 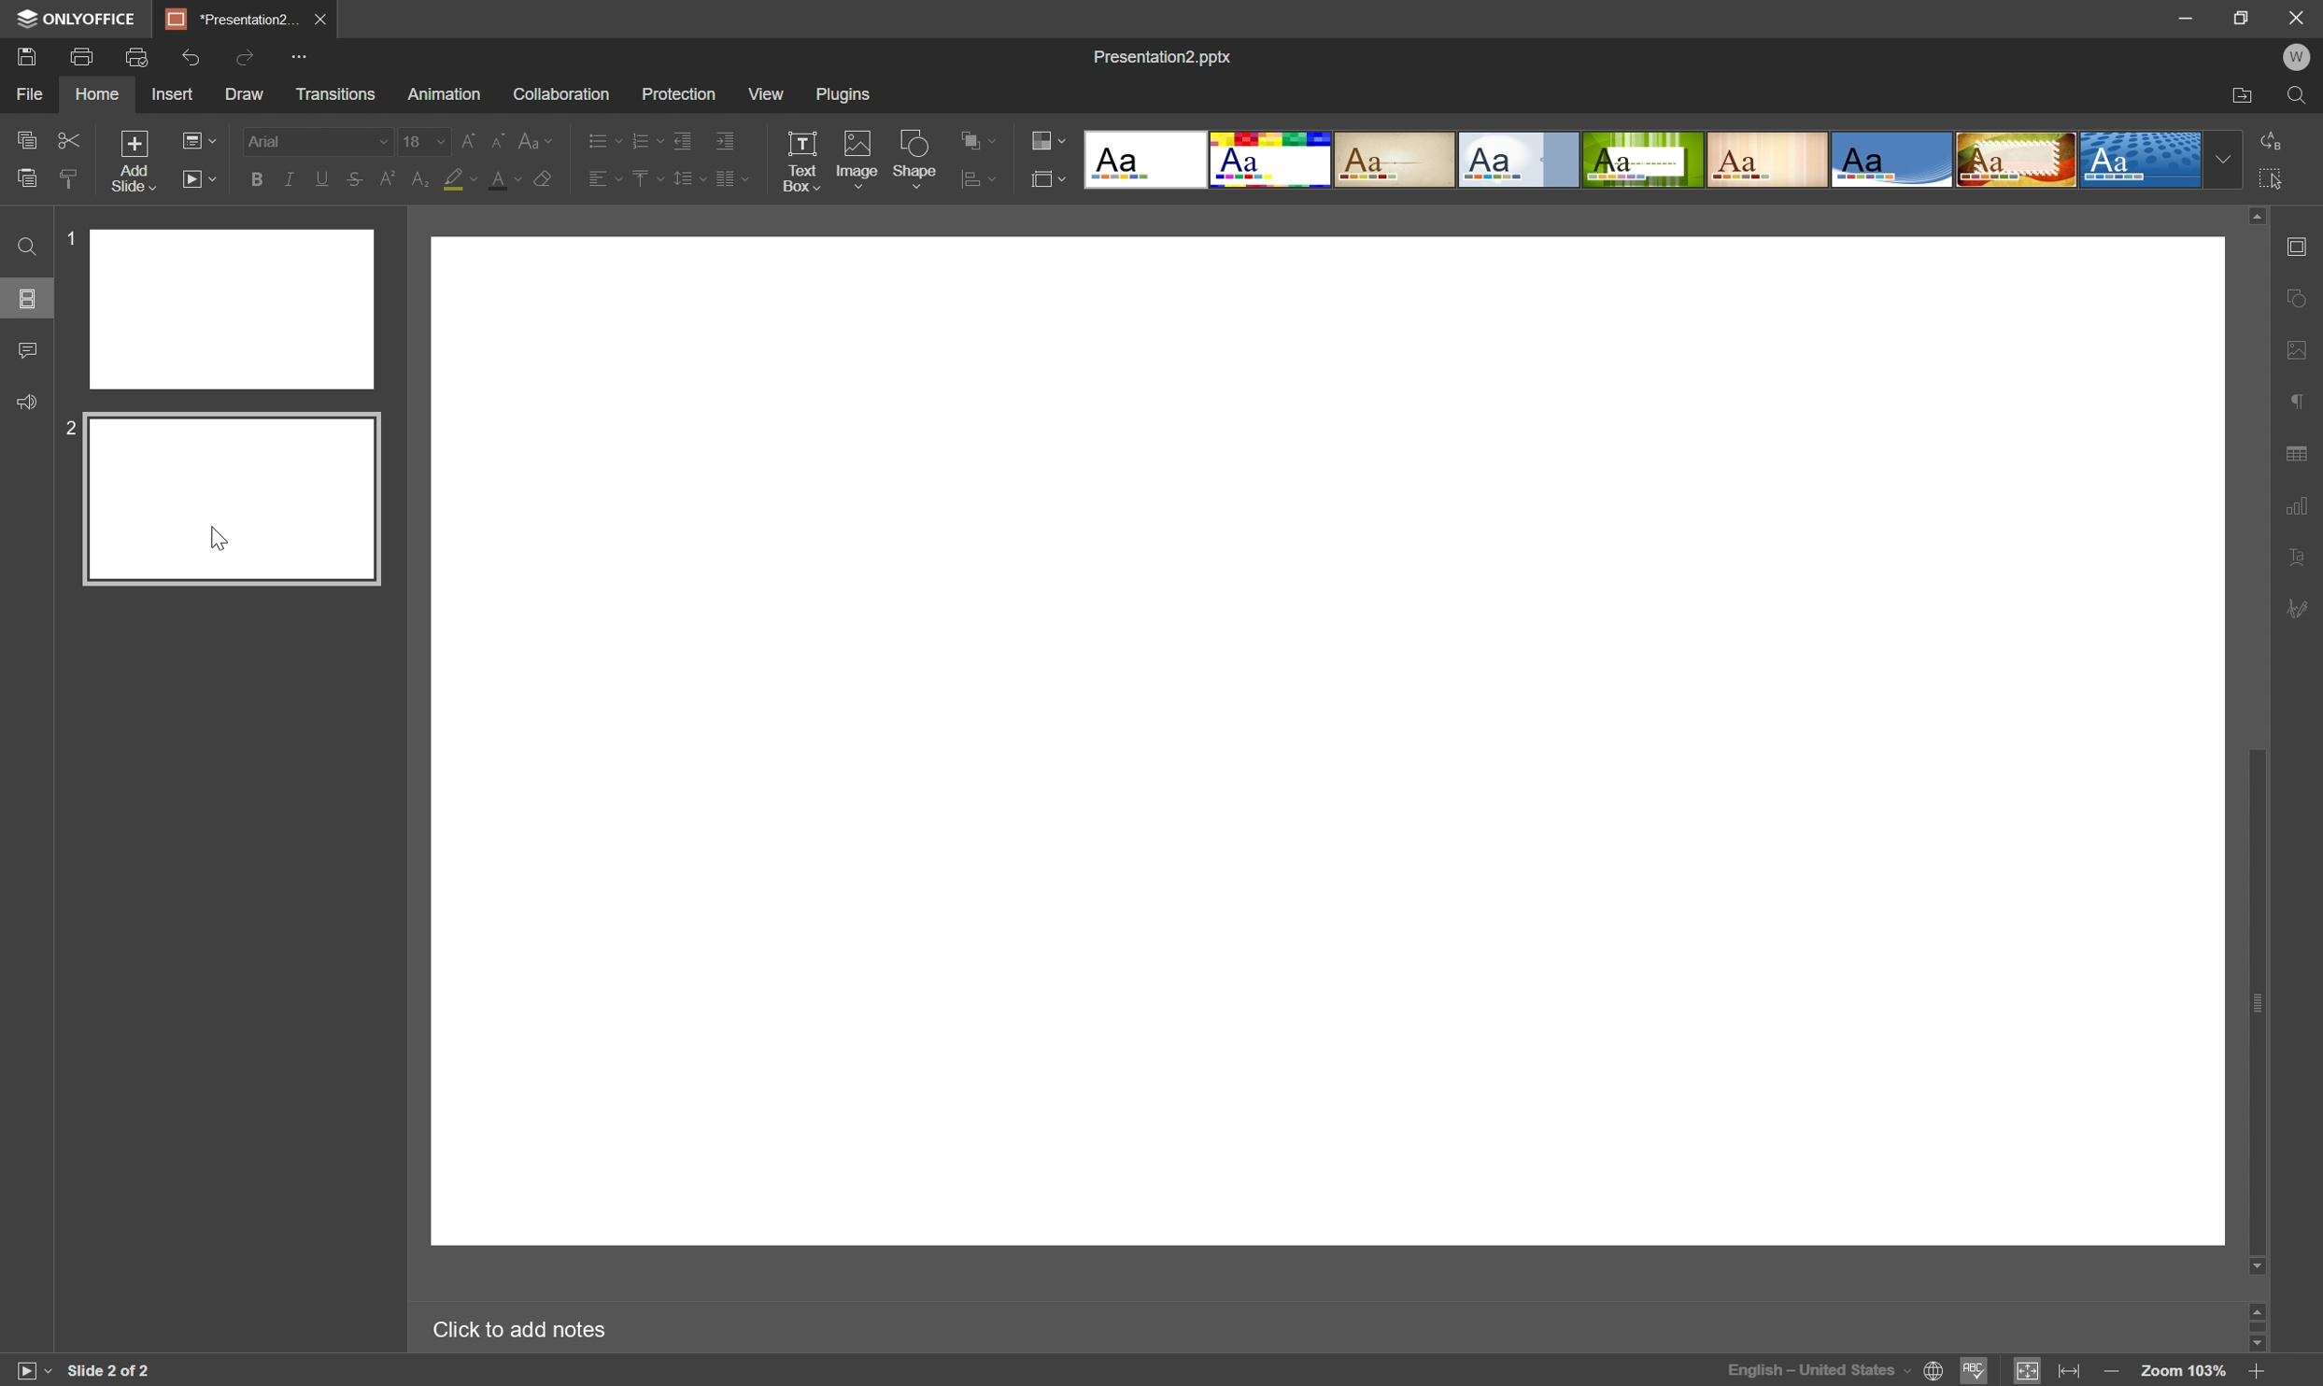 What do you see at coordinates (919, 159) in the screenshot?
I see `Shape` at bounding box center [919, 159].